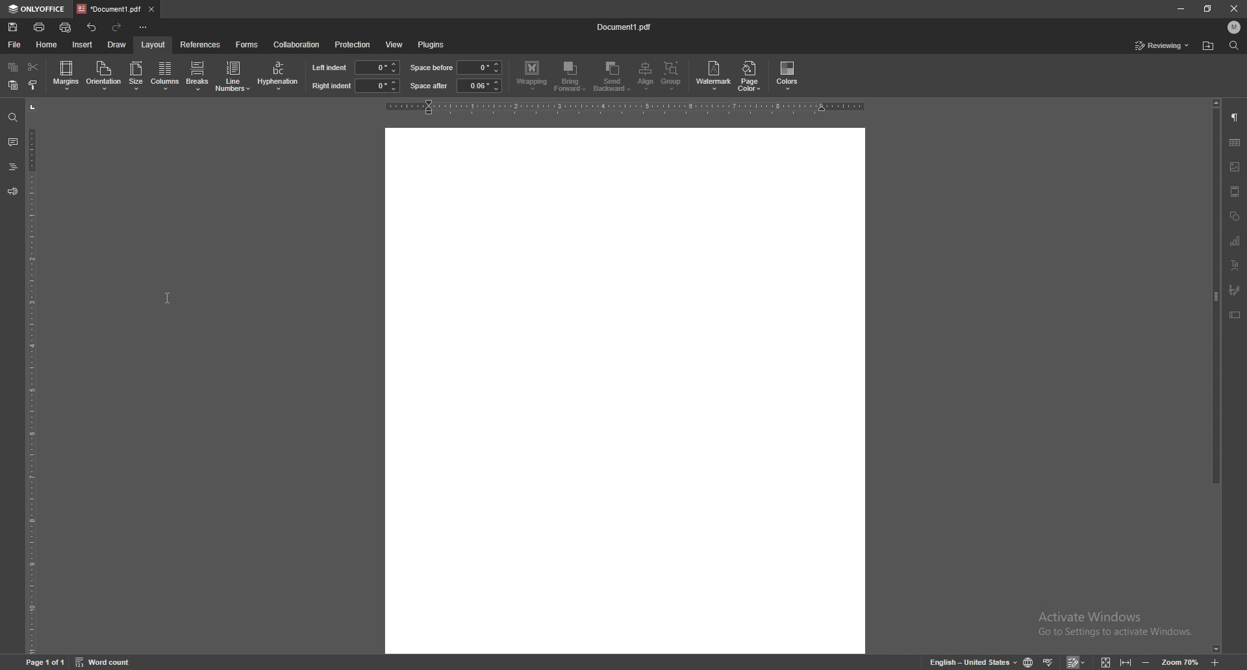 The height and width of the screenshot is (670, 1247). I want to click on resize, so click(1207, 9).